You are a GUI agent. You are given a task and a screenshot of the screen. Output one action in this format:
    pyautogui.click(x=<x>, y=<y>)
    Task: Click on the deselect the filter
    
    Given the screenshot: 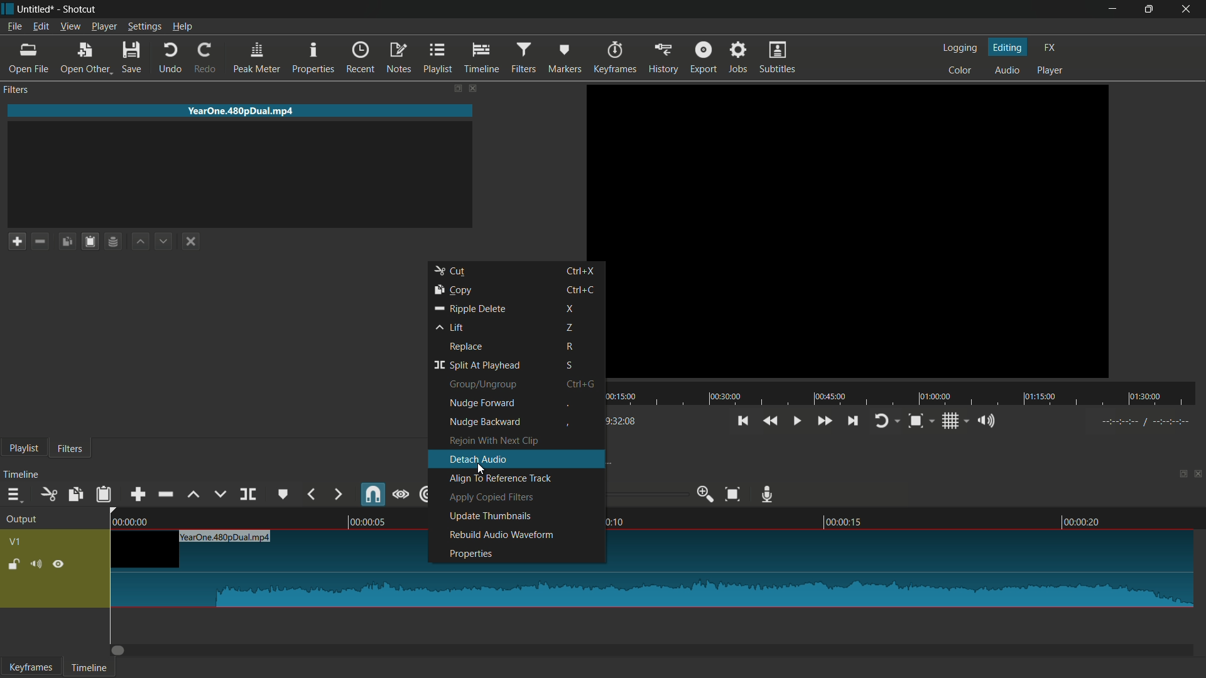 What is the action you would take?
    pyautogui.click(x=189, y=242)
    